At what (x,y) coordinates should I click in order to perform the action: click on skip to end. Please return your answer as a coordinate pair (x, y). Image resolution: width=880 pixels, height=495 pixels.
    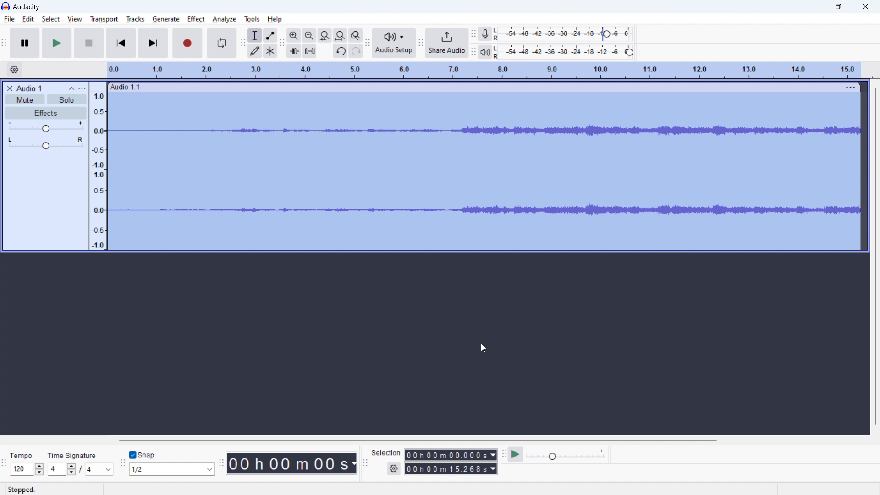
    Looking at the image, I should click on (153, 43).